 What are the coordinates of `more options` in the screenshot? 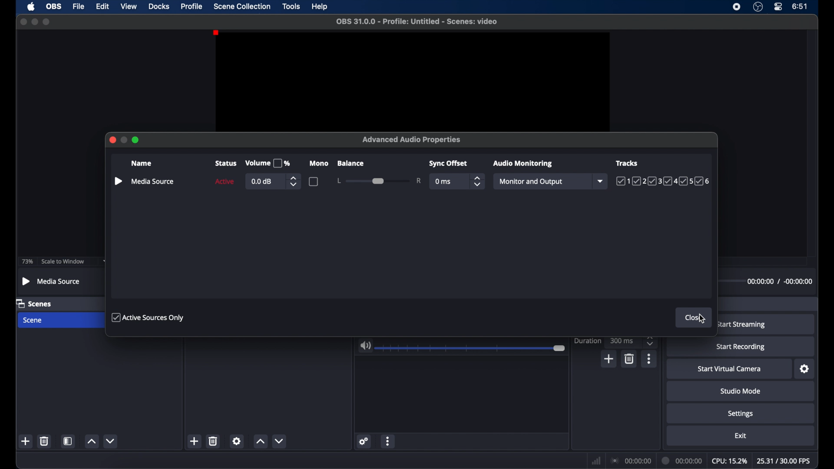 It's located at (649, 359).